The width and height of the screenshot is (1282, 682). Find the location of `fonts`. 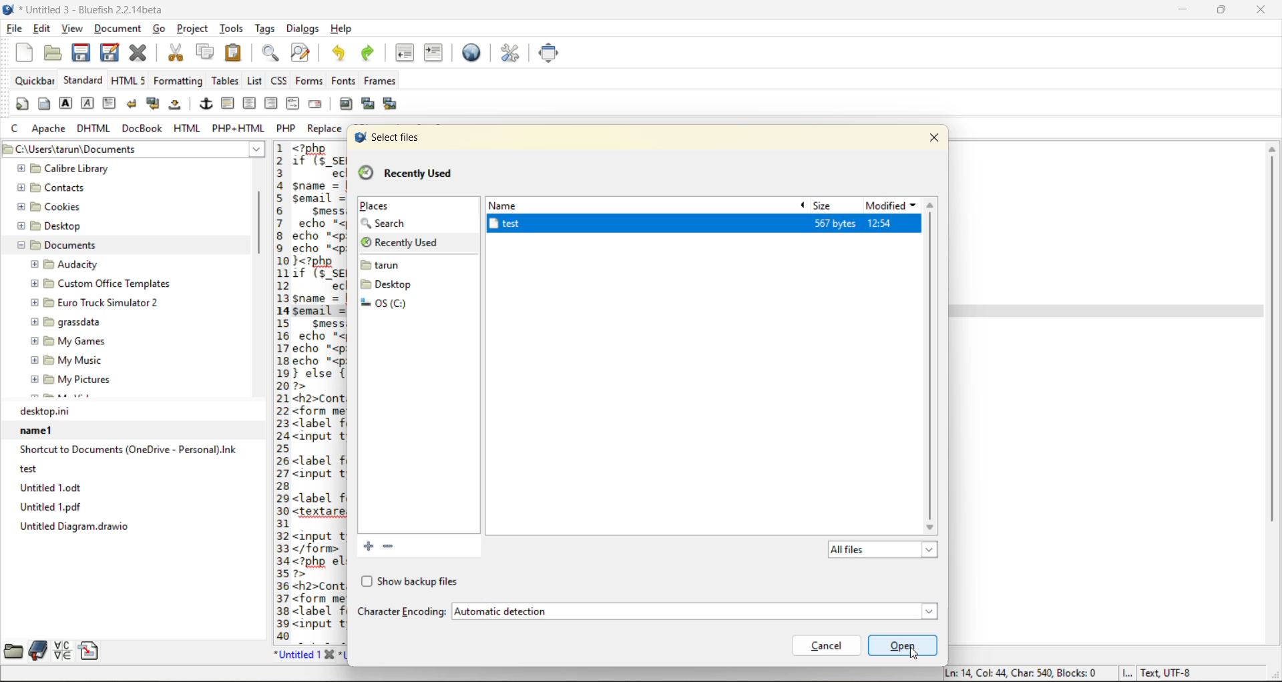

fonts is located at coordinates (341, 82).